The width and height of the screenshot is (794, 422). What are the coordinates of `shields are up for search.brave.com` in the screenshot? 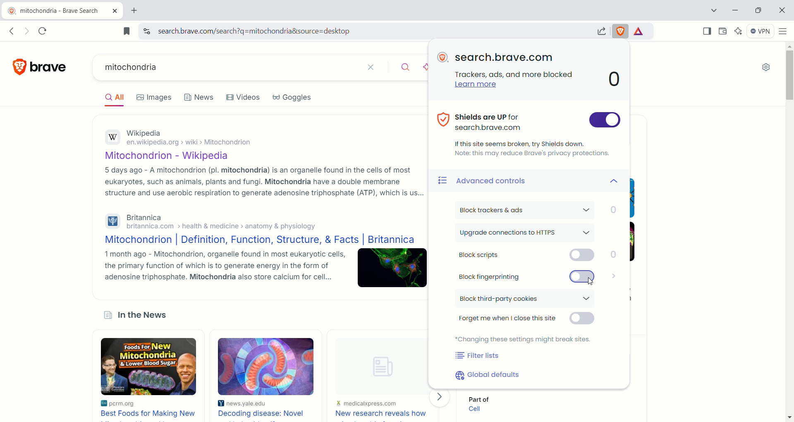 It's located at (510, 120).